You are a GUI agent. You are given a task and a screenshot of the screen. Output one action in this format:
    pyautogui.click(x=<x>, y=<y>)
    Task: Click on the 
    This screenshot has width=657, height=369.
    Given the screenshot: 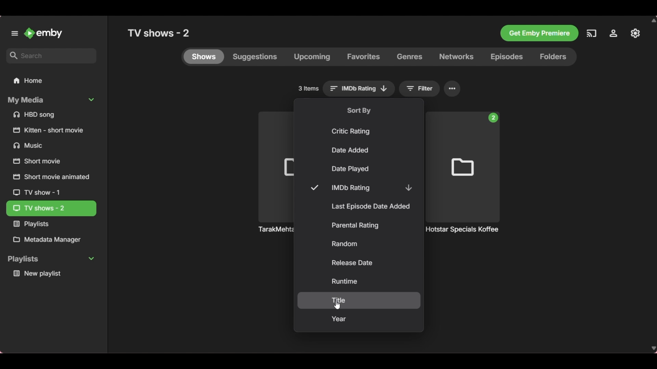 What is the action you would take?
    pyautogui.click(x=48, y=131)
    